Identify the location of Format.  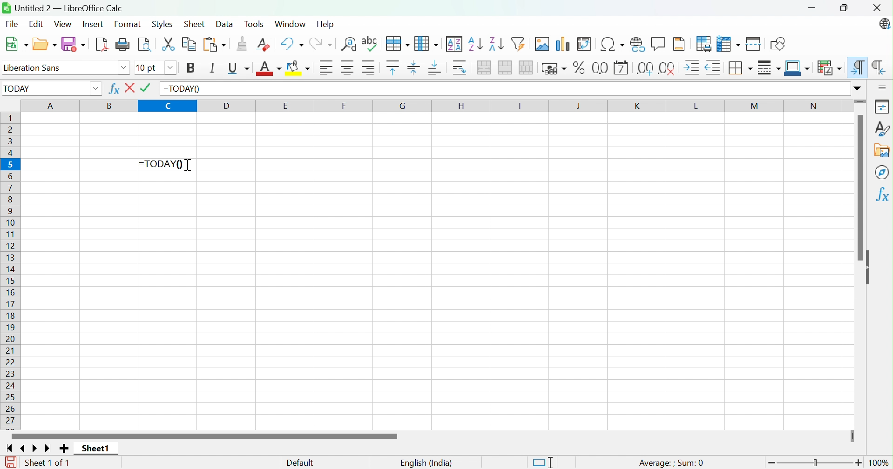
(129, 25).